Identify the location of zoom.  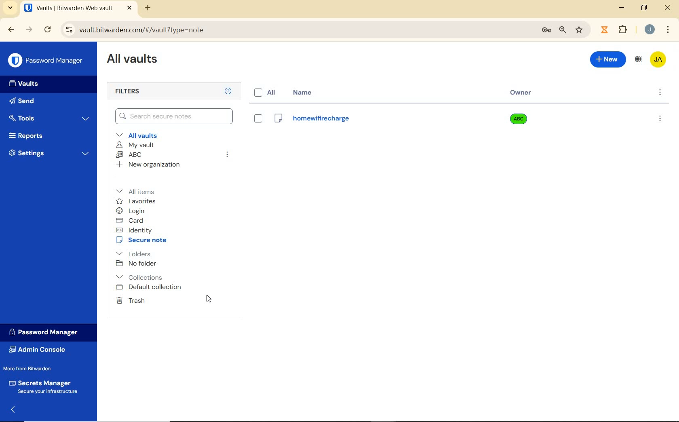
(563, 31).